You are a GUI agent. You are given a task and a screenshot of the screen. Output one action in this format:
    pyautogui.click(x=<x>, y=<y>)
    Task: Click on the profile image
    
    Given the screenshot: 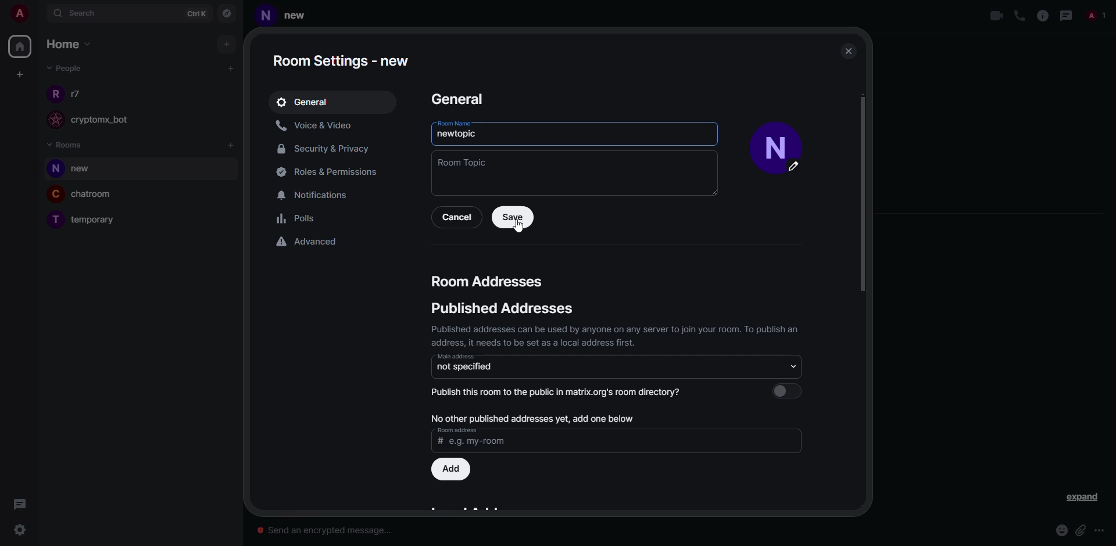 What is the action you would take?
    pyautogui.click(x=53, y=169)
    